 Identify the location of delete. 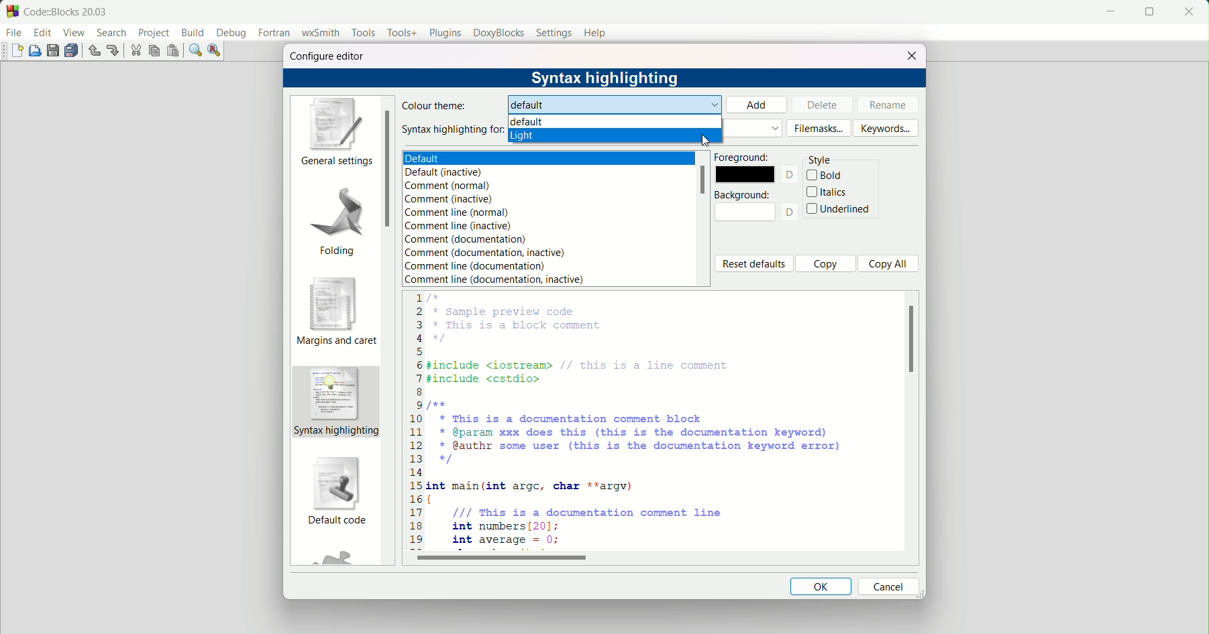
(818, 105).